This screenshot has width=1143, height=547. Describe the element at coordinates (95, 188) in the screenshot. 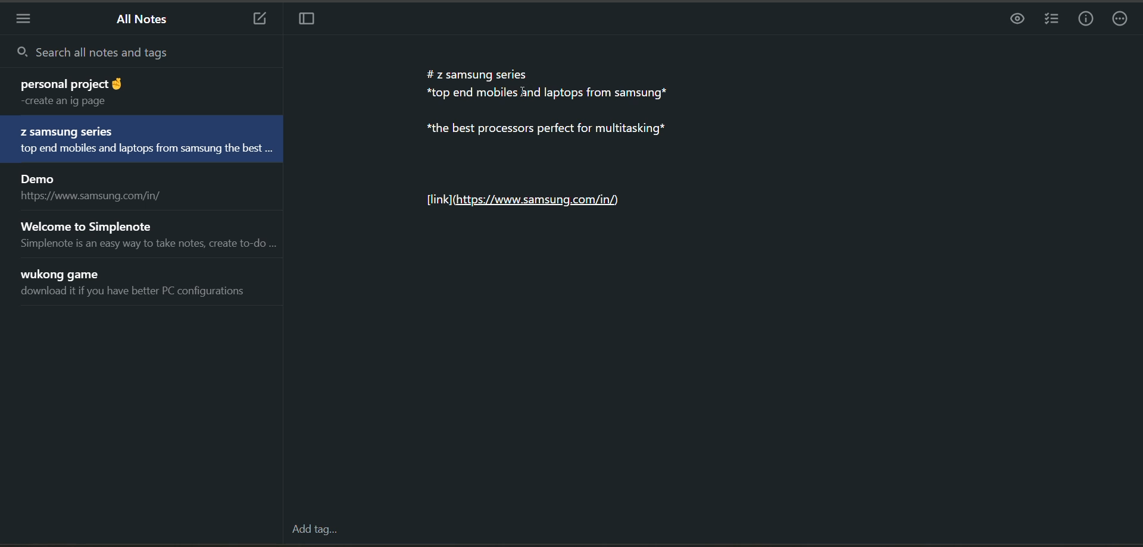

I see `note title and preview` at that location.